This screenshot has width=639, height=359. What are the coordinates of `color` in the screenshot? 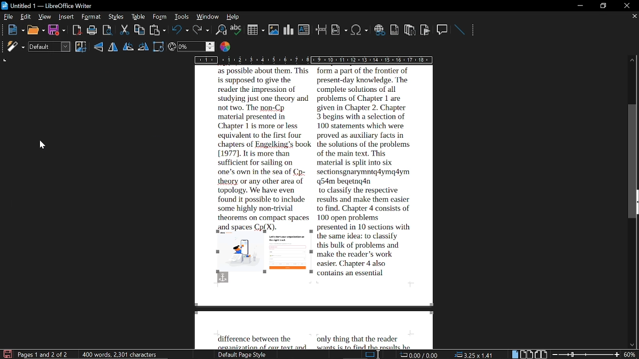 It's located at (227, 47).